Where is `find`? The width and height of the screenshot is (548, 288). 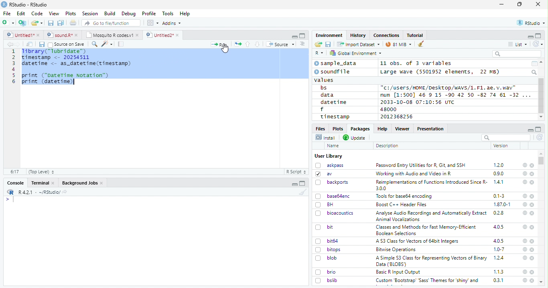
find is located at coordinates (93, 43).